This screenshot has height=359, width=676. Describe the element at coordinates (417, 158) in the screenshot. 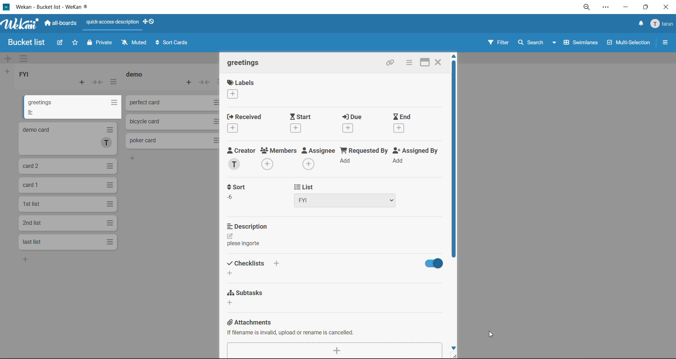

I see `assigned by` at that location.